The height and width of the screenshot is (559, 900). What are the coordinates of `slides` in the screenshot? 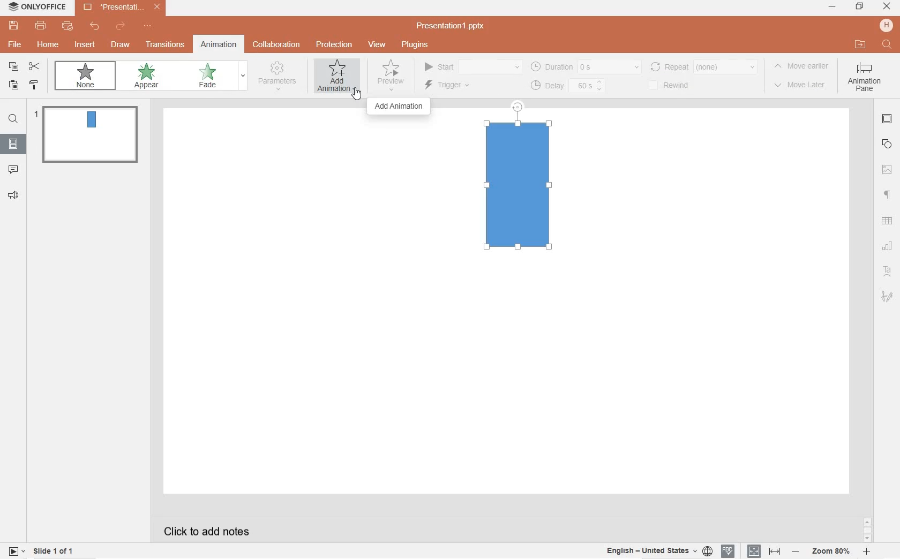 It's located at (13, 142).